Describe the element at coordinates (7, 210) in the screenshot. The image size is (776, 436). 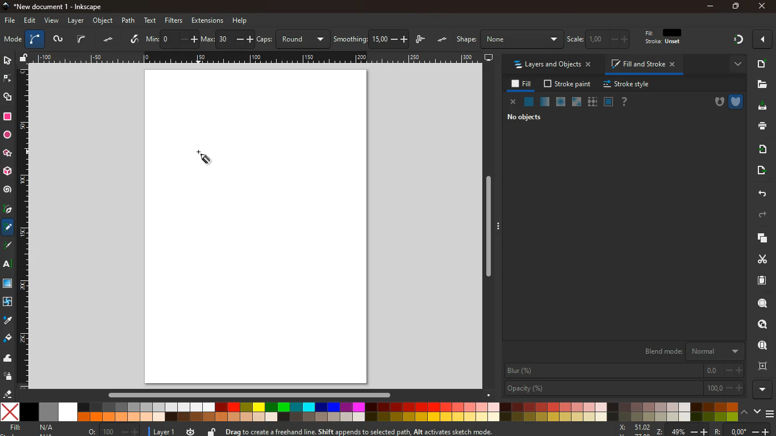
I see `pick` at that location.